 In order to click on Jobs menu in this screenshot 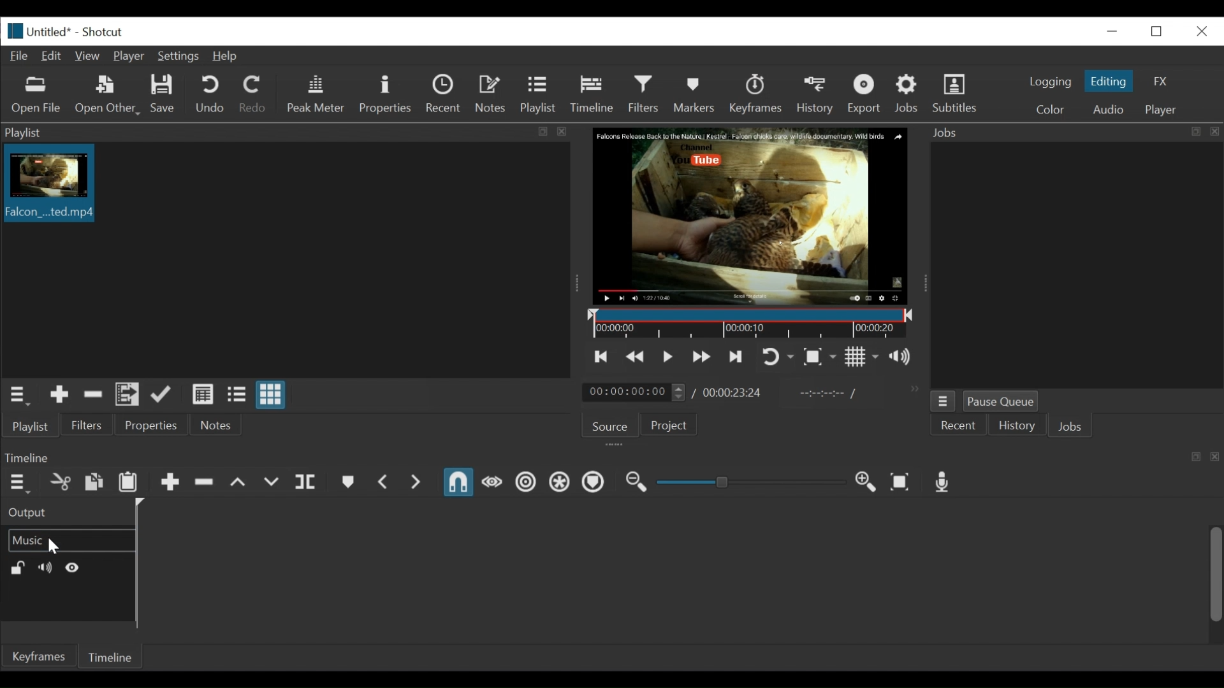, I will do `click(944, 401)`.